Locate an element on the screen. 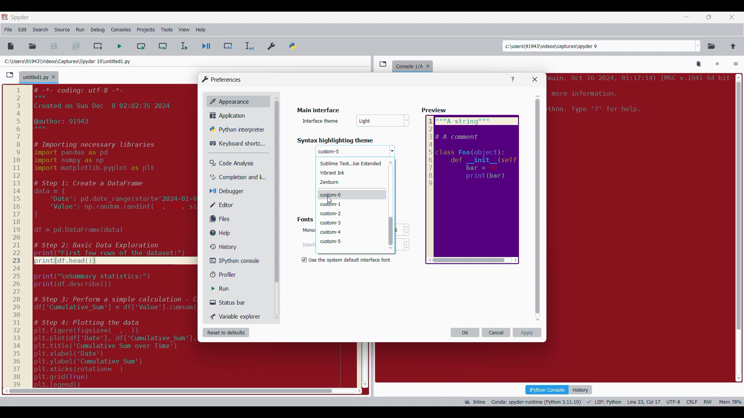 The width and height of the screenshot is (744, 418). PYTHONPATH manager is located at coordinates (294, 45).